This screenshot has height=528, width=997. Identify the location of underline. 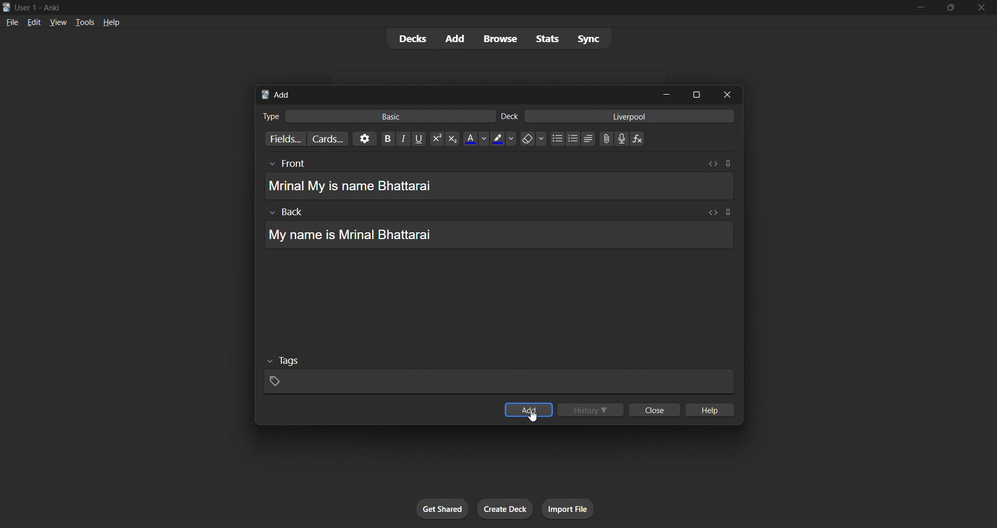
(415, 138).